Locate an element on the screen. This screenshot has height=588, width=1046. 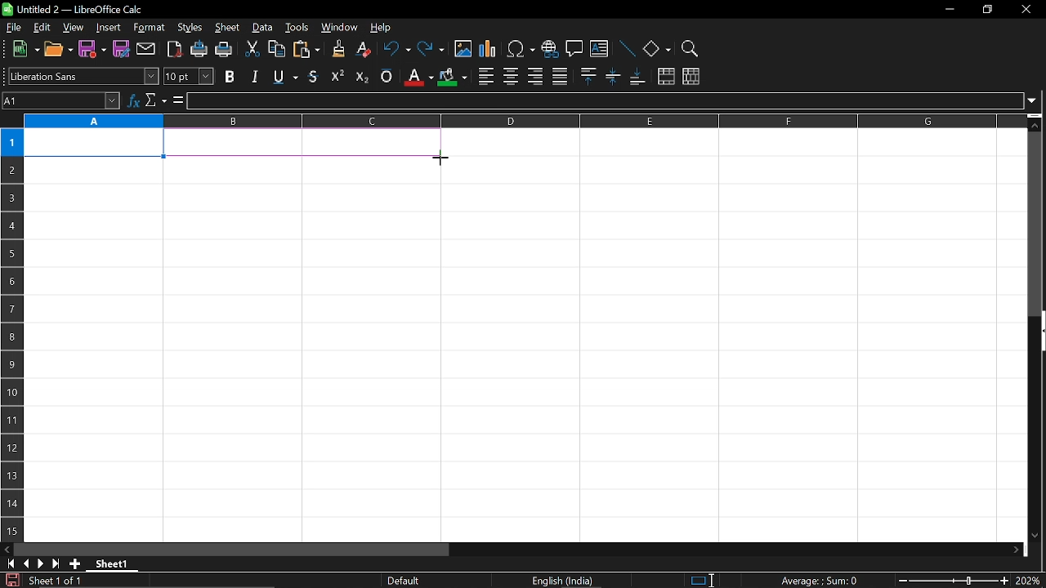
insert hyperlink is located at coordinates (549, 47).